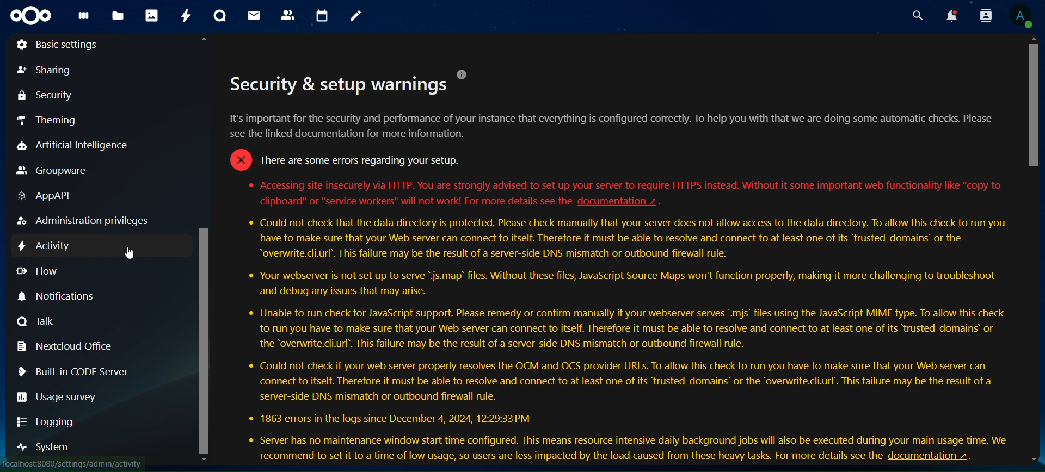 The width and height of the screenshot is (1045, 472). I want to click on photos, so click(151, 16).